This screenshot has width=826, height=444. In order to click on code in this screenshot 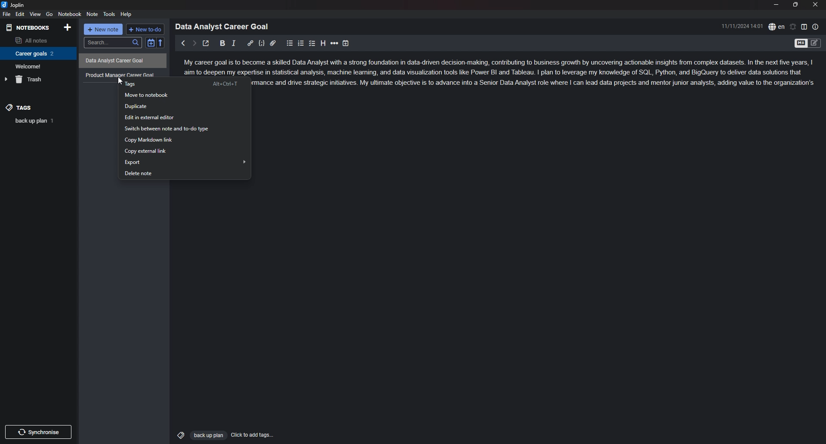, I will do `click(262, 43)`.